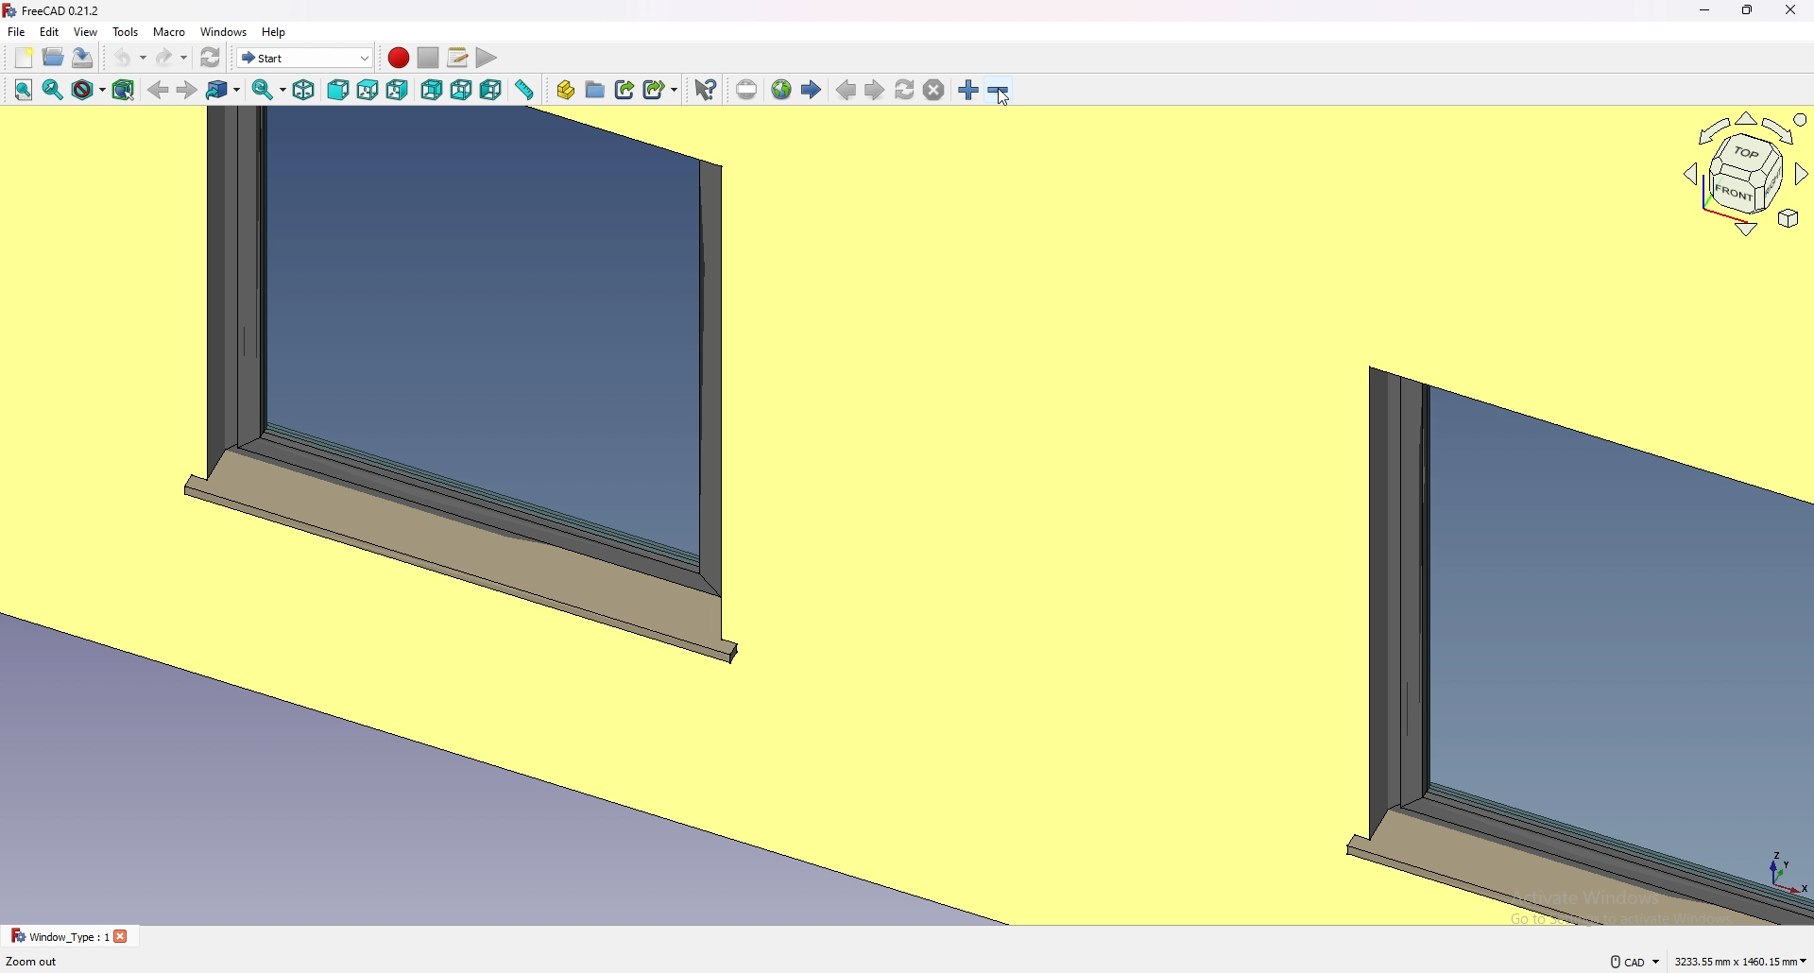 The width and height of the screenshot is (1814, 973). What do you see at coordinates (625, 89) in the screenshot?
I see `make link` at bounding box center [625, 89].